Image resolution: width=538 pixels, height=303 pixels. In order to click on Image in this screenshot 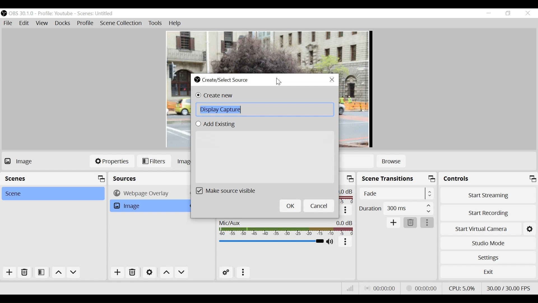, I will do `click(147, 206)`.